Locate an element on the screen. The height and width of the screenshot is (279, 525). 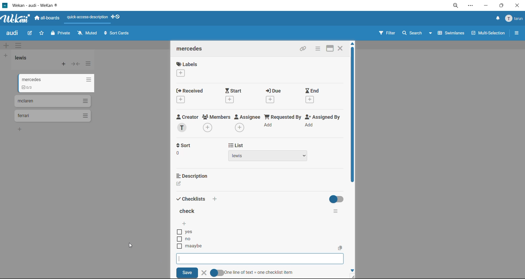
sort cards is located at coordinates (117, 33).